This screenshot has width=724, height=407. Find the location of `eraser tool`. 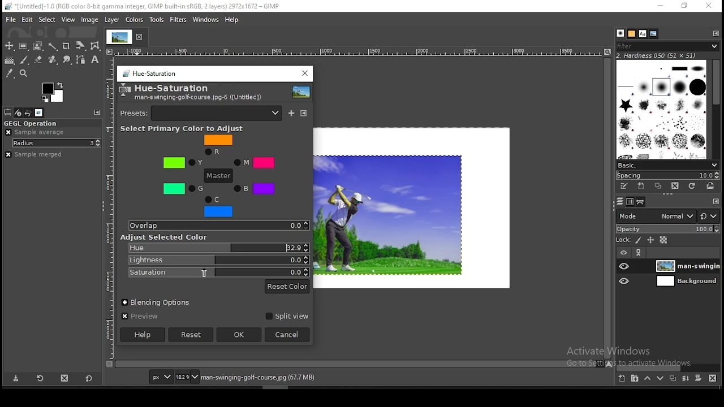

eraser tool is located at coordinates (54, 60).